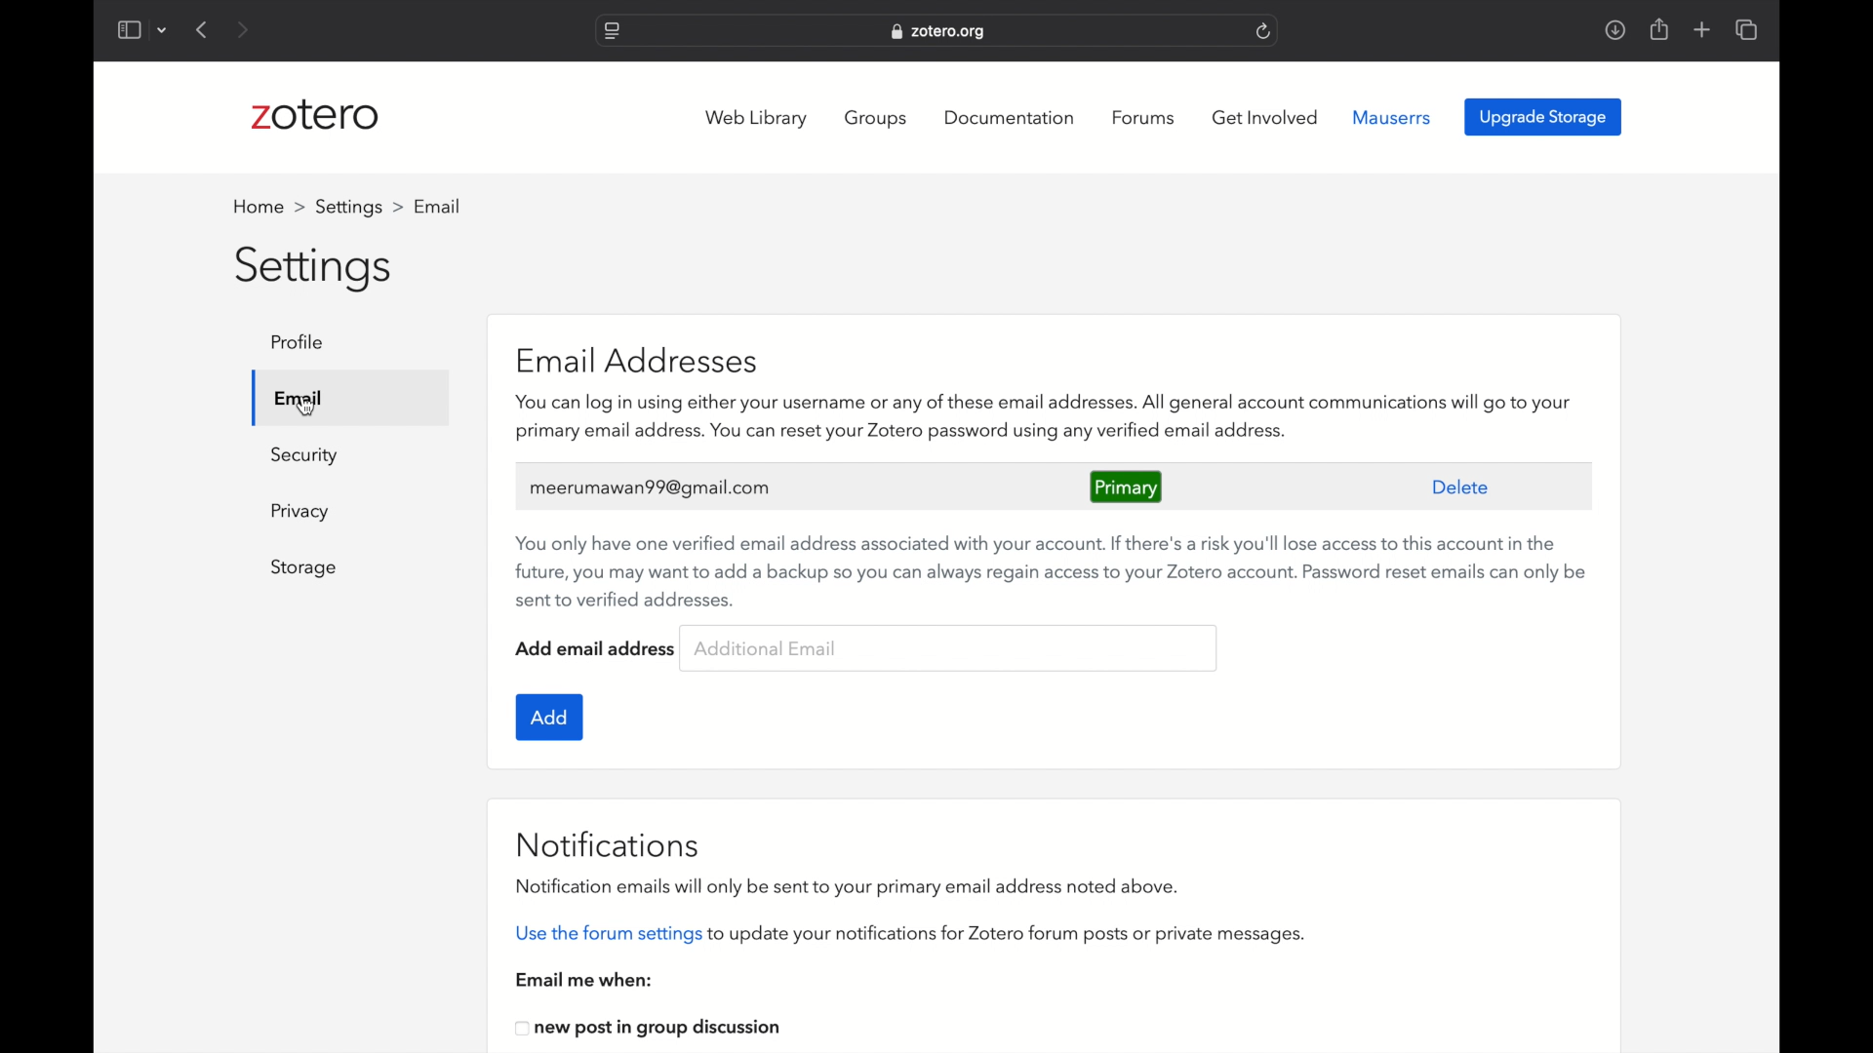 The image size is (1873, 1053). I want to click on delete, so click(1461, 487).